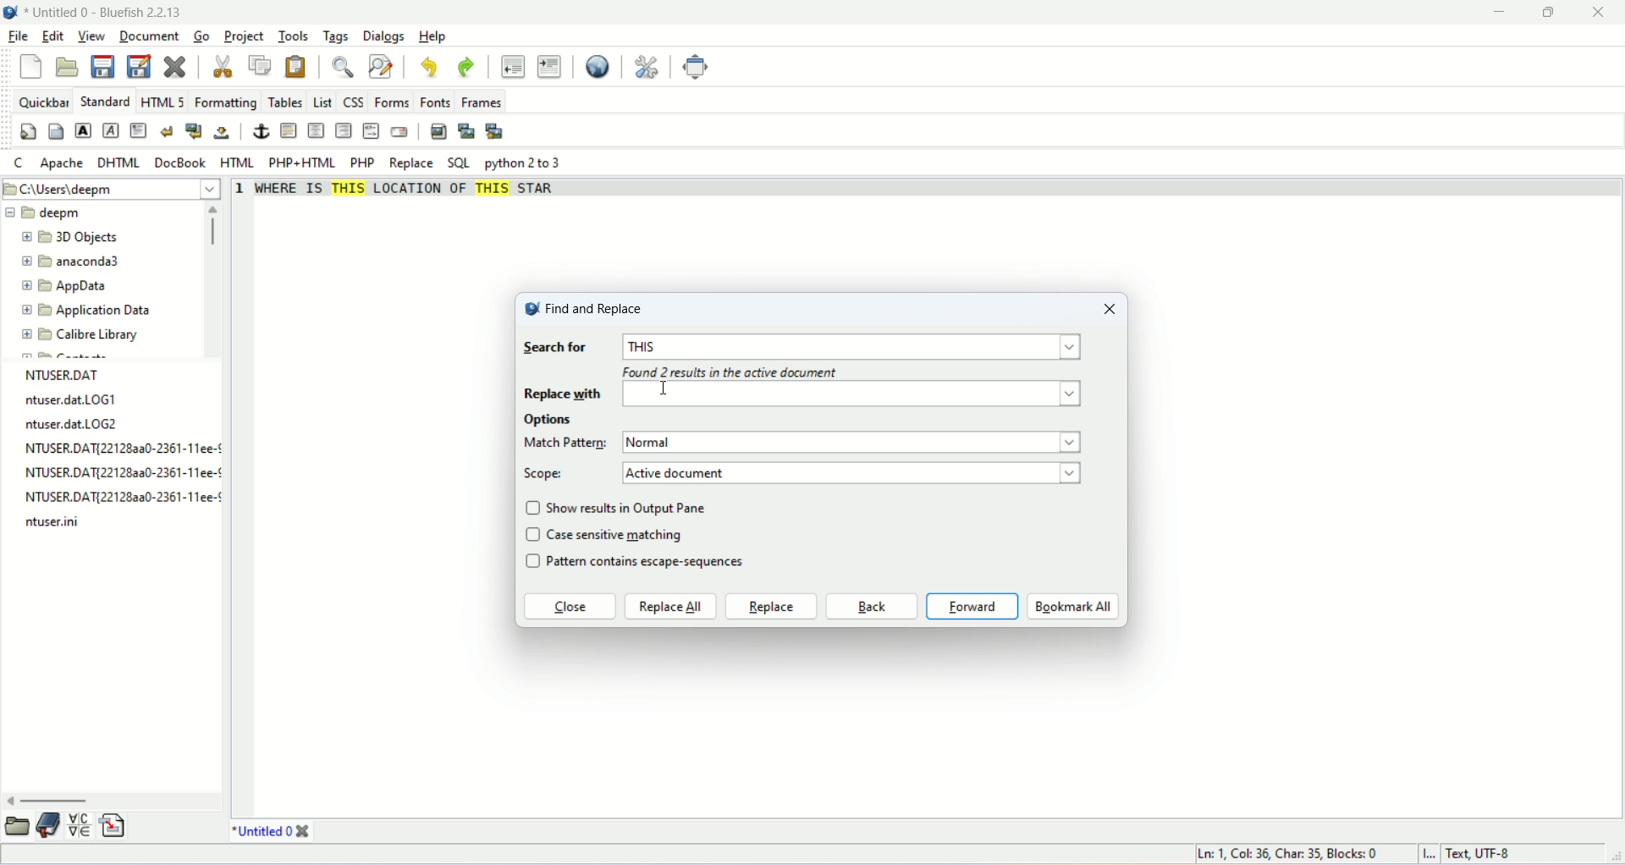 The height and width of the screenshot is (865, 1625). Describe the element at coordinates (224, 103) in the screenshot. I see `formatting` at that location.